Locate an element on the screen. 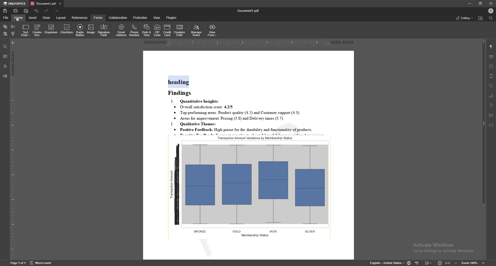 This screenshot has width=496, height=266. English- United kingdom is located at coordinates (384, 263).